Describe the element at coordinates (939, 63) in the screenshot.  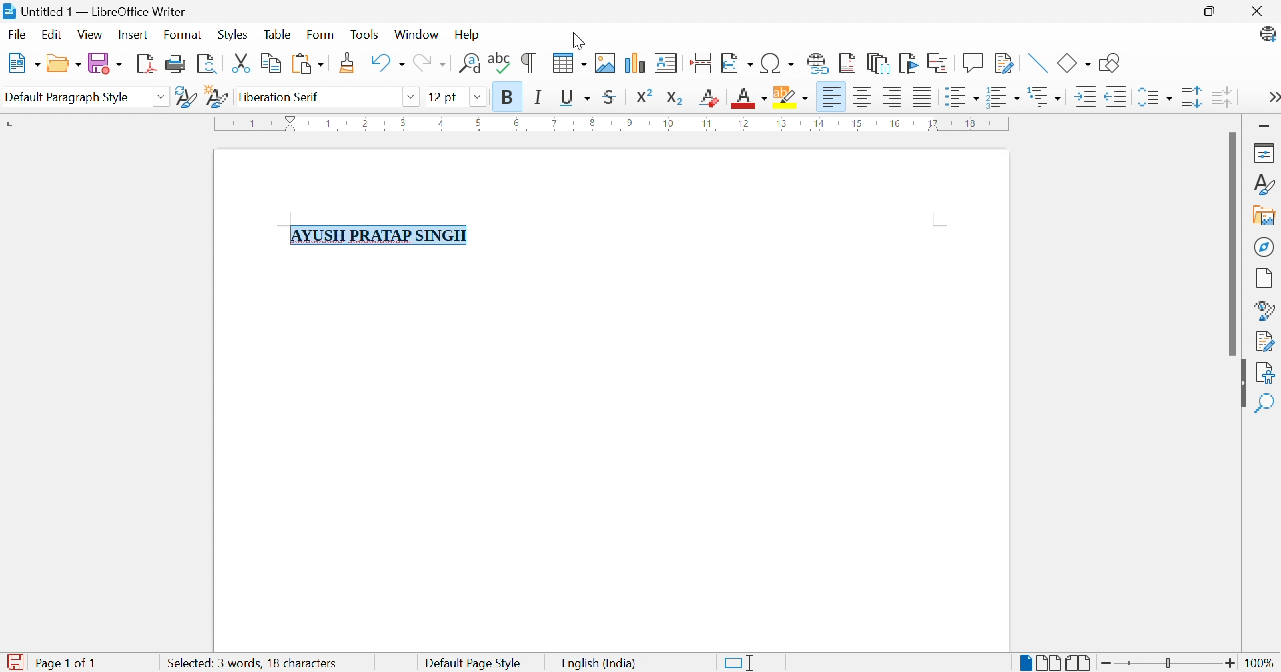
I see `Insert Cross-reference` at that location.